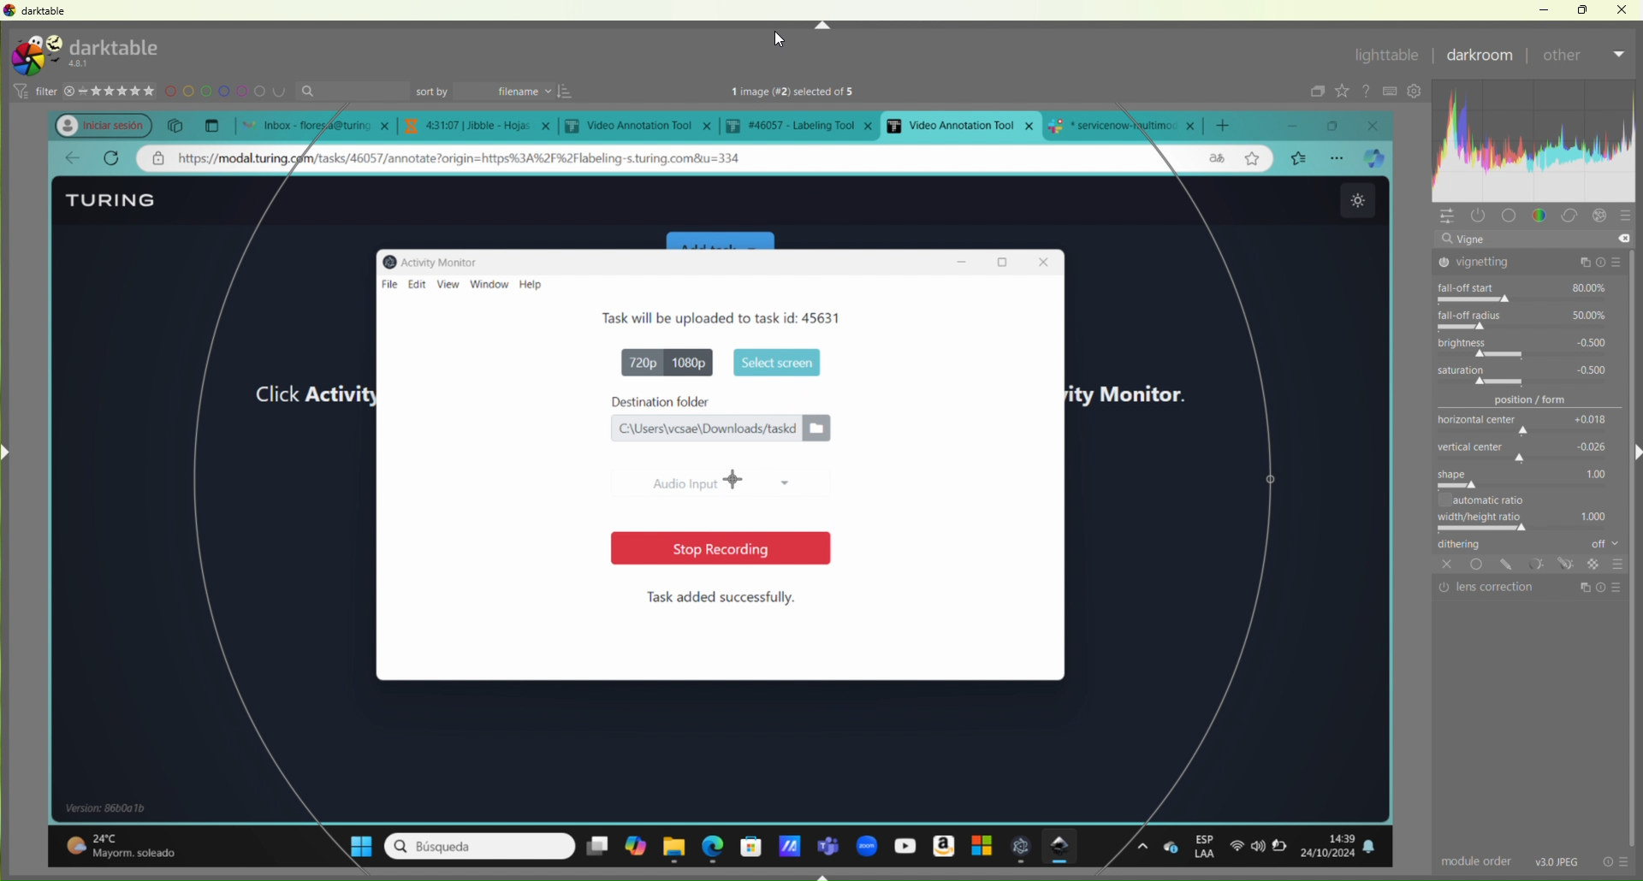 The image size is (1643, 881). Describe the element at coordinates (1621, 54) in the screenshot. I see `Dropdown` at that location.